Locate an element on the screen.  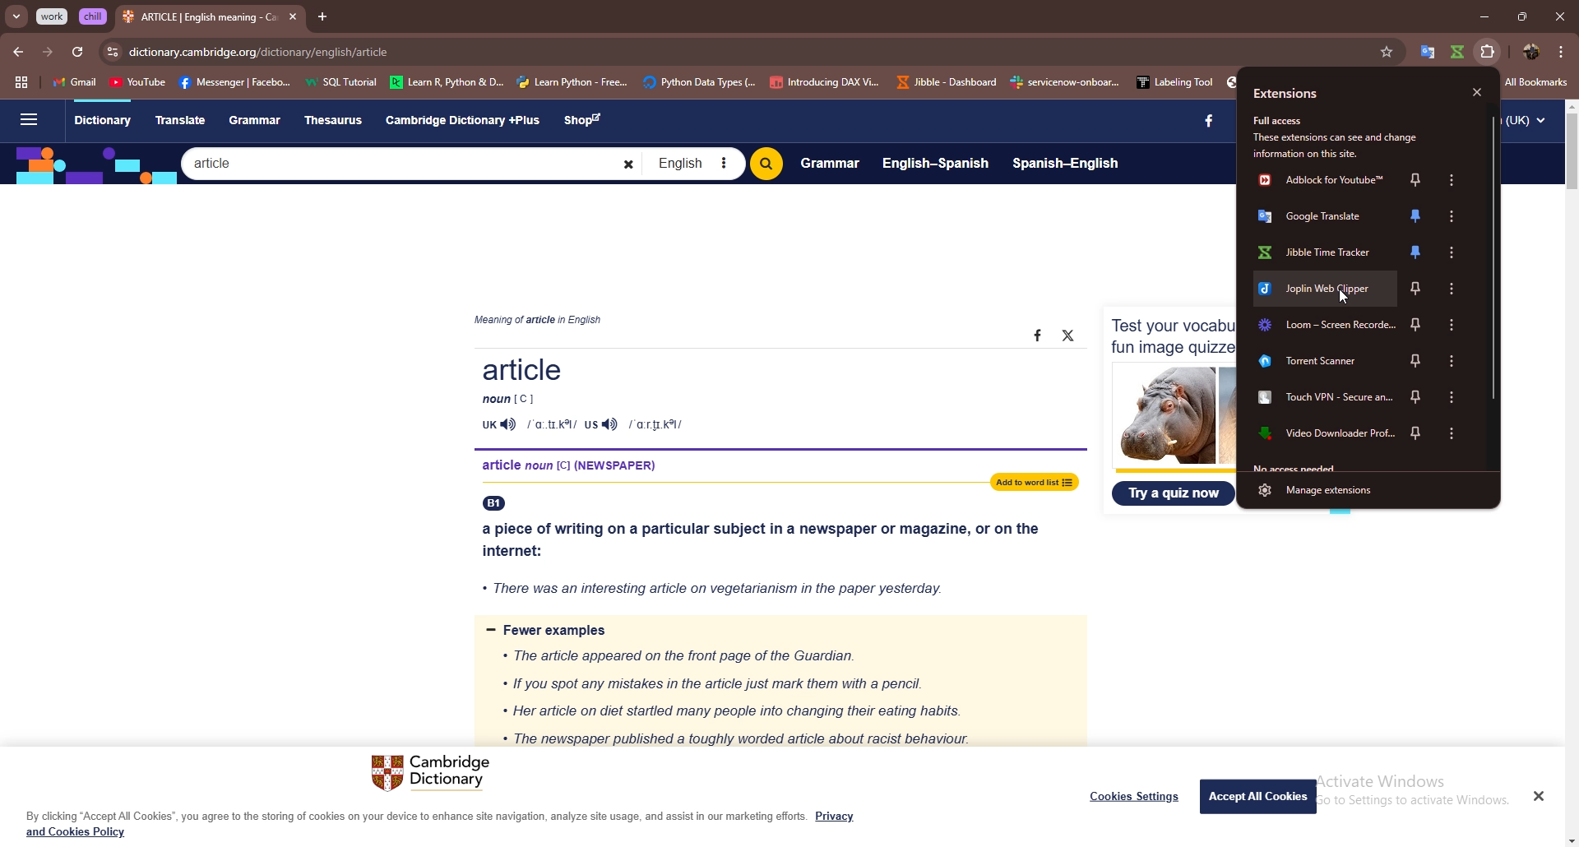
Test your vocabulary with ourfun image quizzes  Try a quiz now is located at coordinates (1170, 408).